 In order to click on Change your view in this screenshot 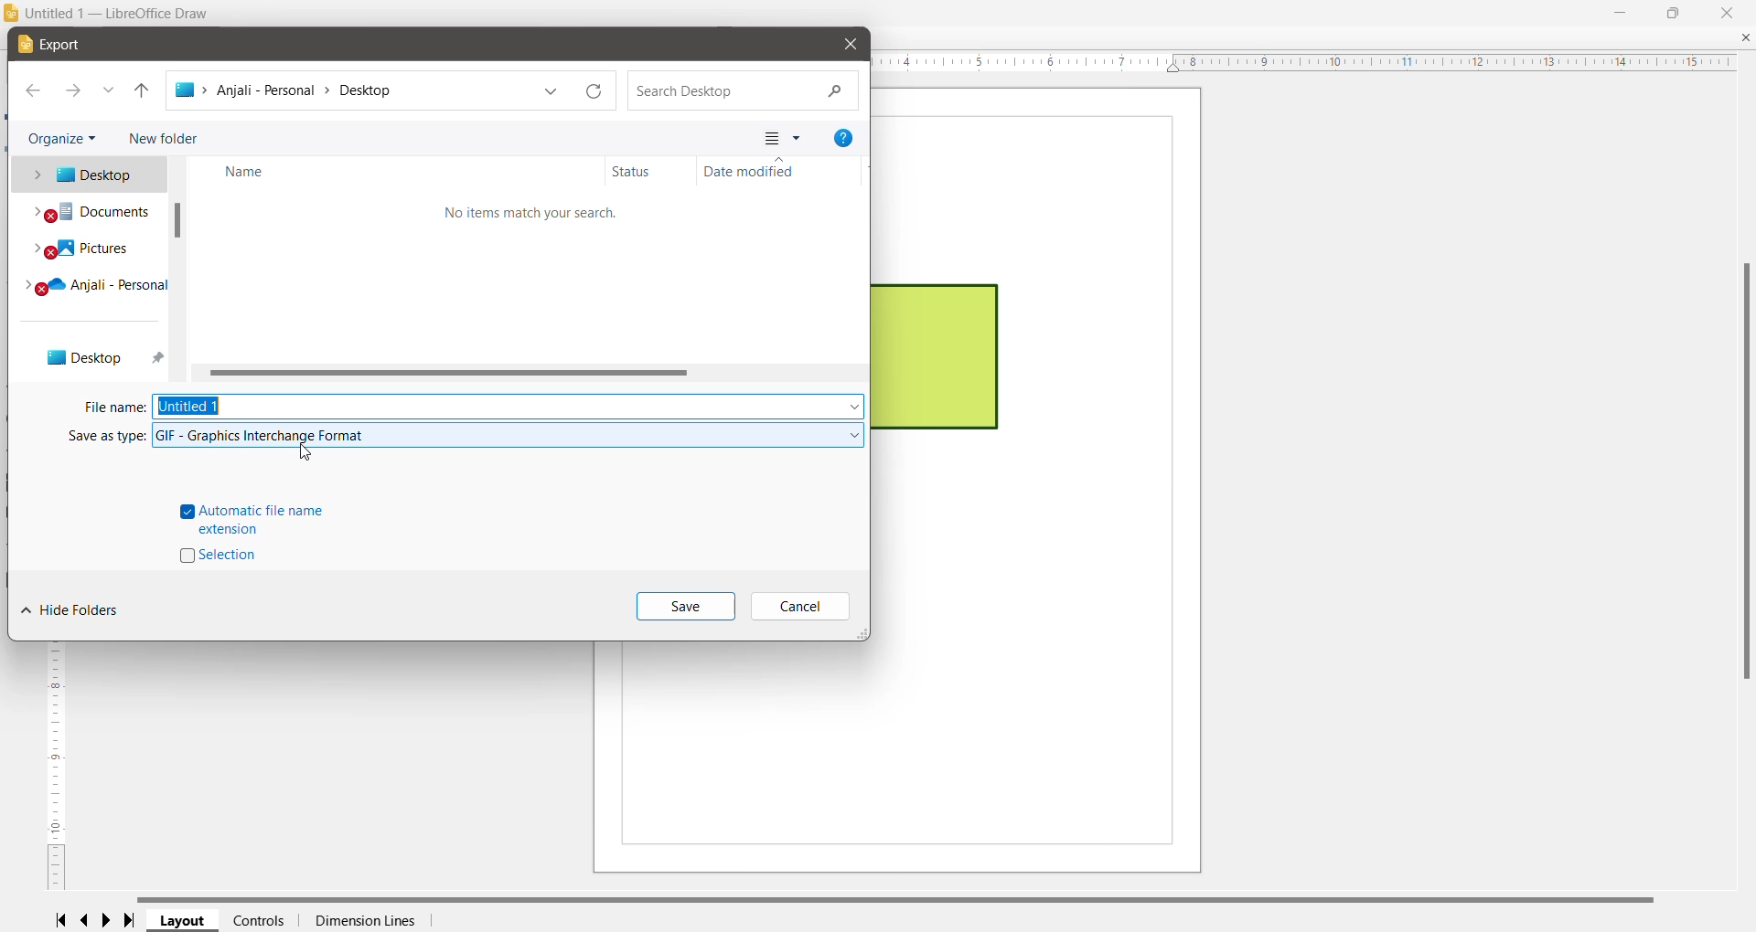, I will do `click(780, 139)`.